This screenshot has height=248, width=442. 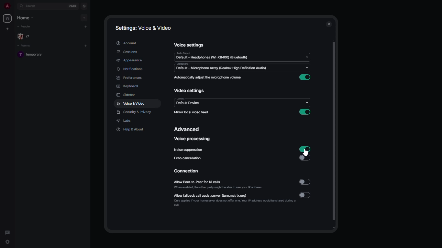 I want to click on threads, so click(x=7, y=231).